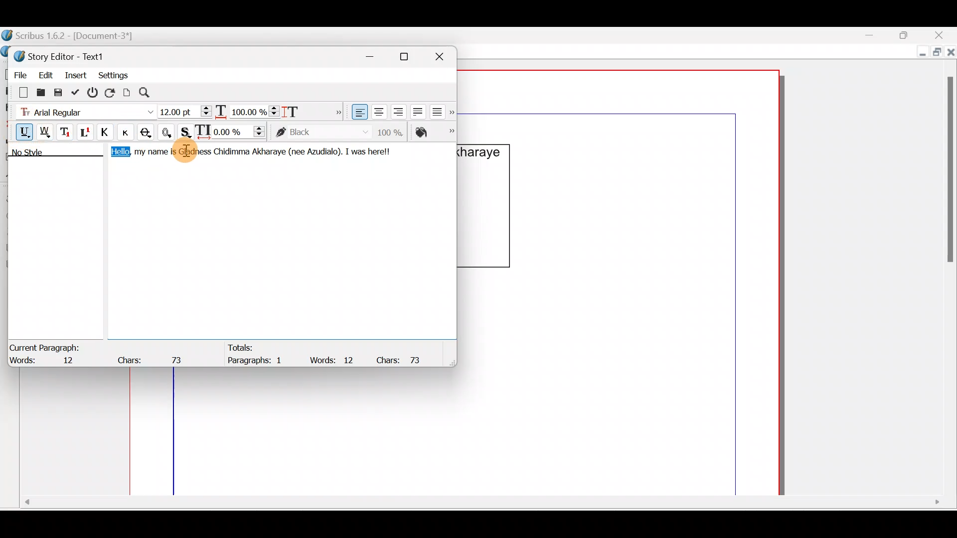 Image resolution: width=957 pixels, height=538 pixels. Describe the element at coordinates (77, 91) in the screenshot. I see `Update text frame and exit` at that location.